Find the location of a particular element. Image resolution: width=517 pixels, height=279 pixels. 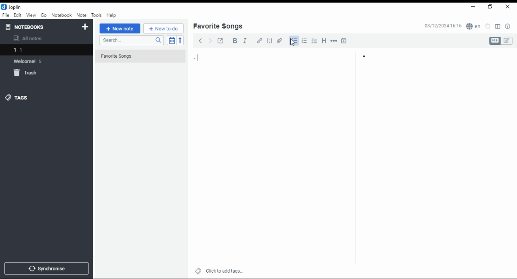

list name is located at coordinates (218, 27).